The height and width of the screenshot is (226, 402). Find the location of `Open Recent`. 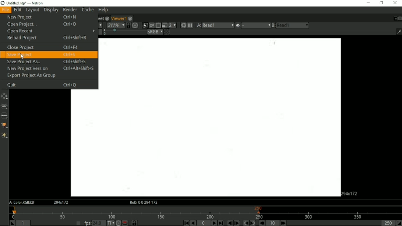

Open Recent is located at coordinates (50, 31).